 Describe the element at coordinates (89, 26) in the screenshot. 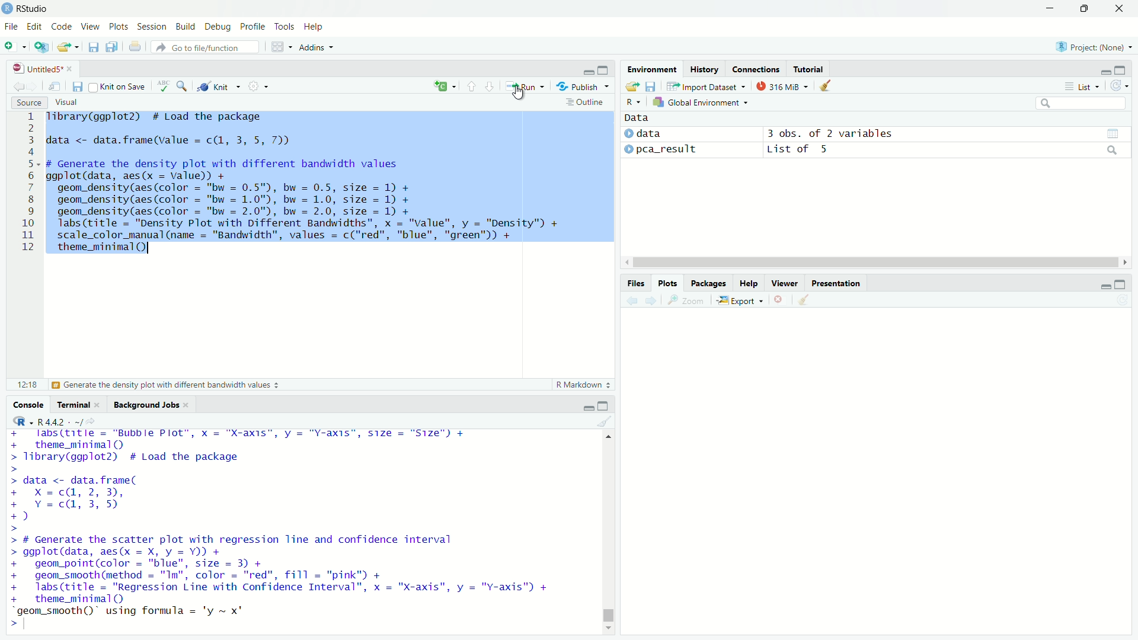

I see `View` at that location.